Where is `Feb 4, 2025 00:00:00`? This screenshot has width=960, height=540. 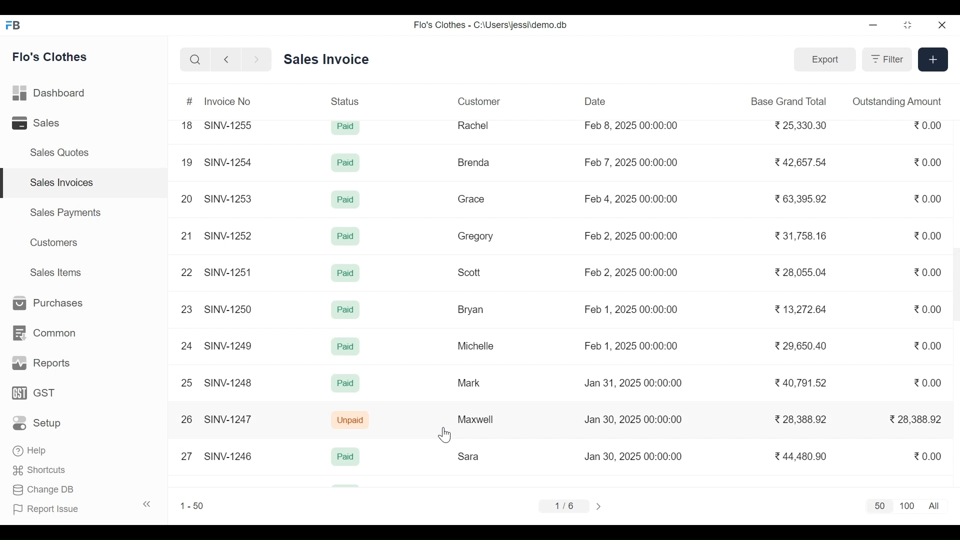
Feb 4, 2025 00:00:00 is located at coordinates (631, 199).